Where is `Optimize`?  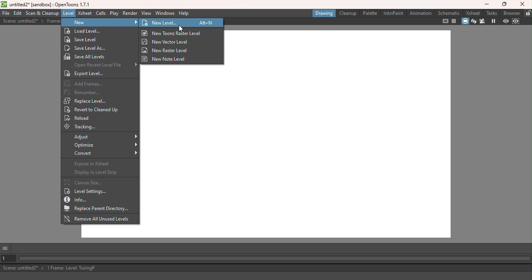 Optimize is located at coordinates (104, 145).